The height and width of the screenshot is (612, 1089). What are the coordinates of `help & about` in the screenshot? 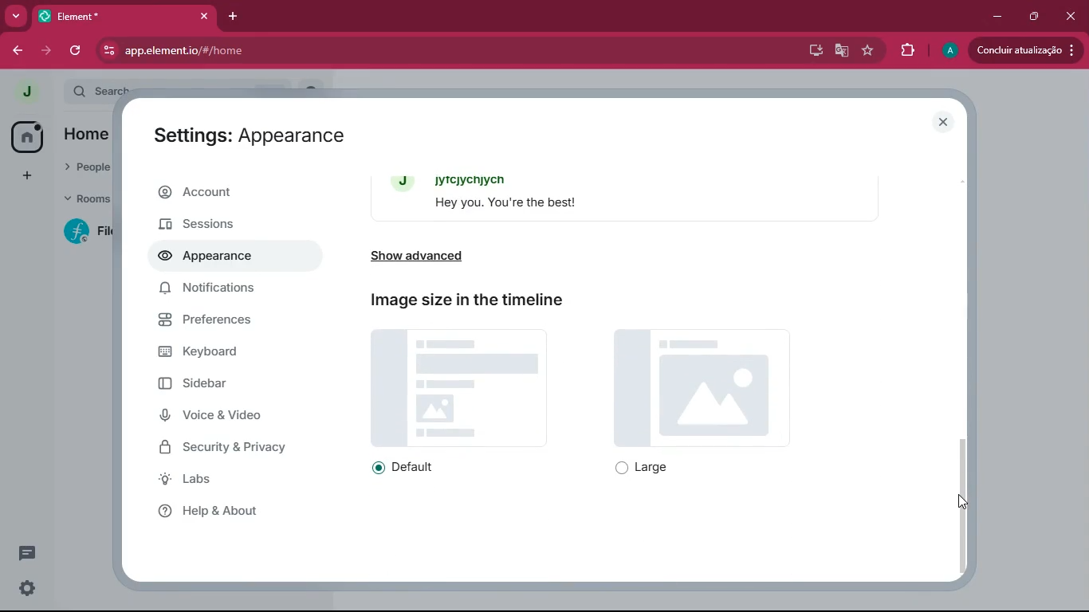 It's located at (222, 511).